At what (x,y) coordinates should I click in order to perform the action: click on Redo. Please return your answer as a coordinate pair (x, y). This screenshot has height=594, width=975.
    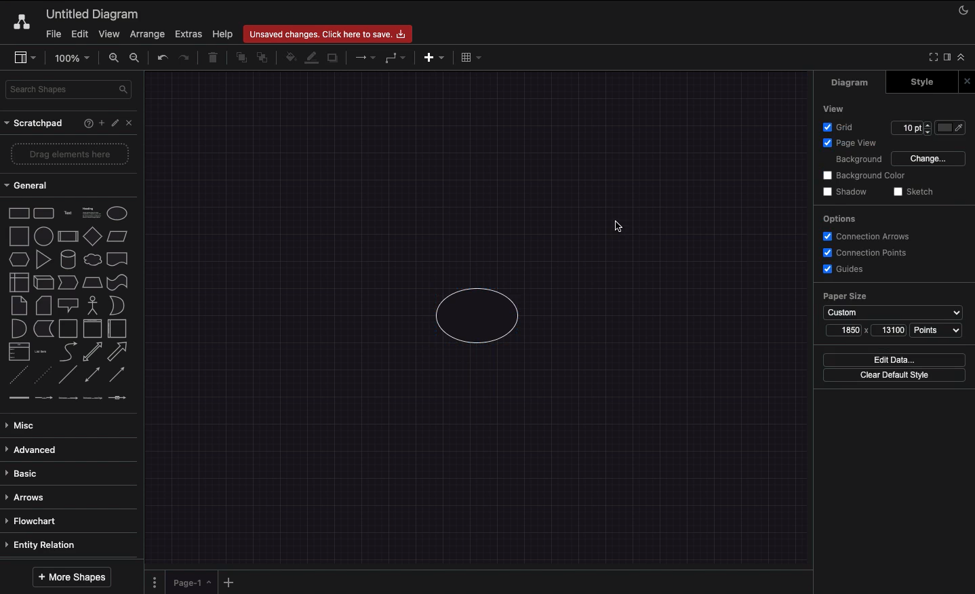
    Looking at the image, I should click on (184, 58).